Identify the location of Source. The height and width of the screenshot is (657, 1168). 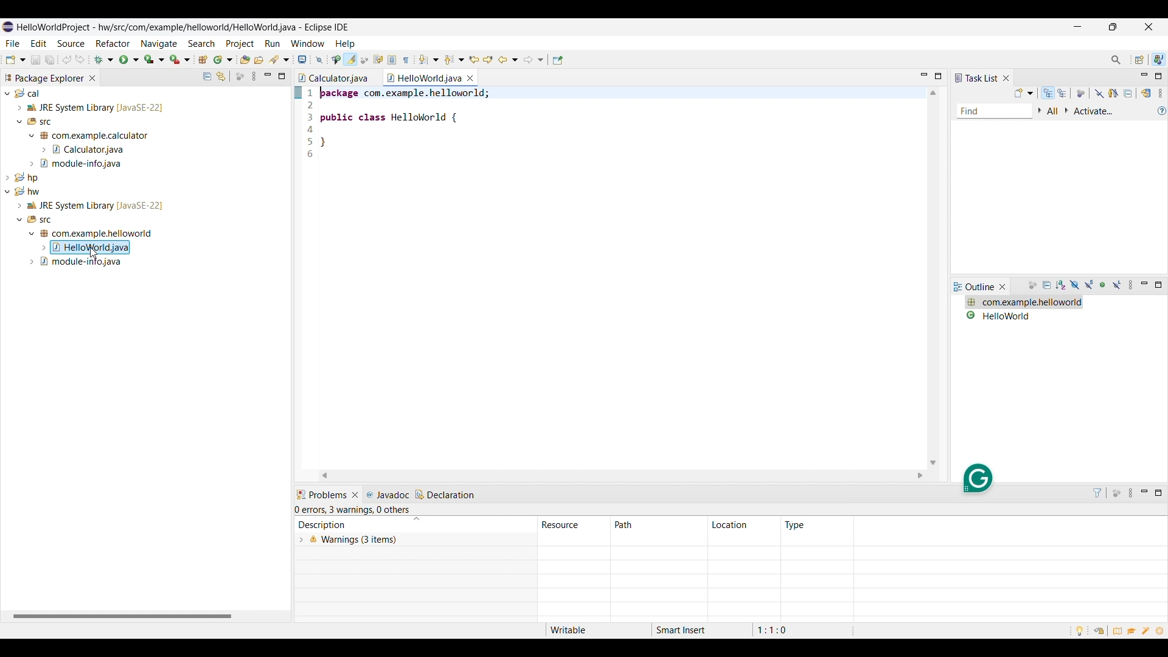
(71, 43).